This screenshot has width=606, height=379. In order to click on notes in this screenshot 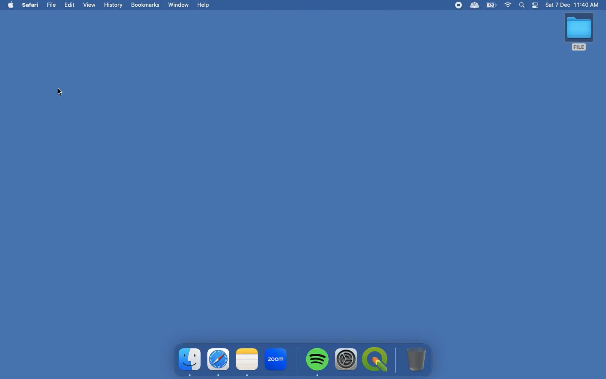, I will do `click(246, 362)`.